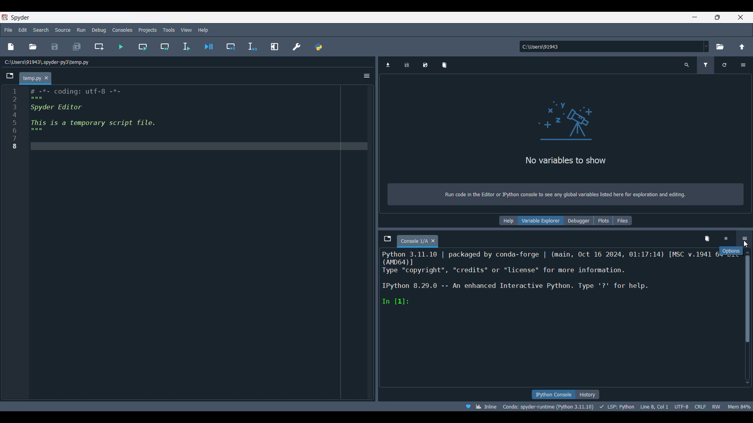 The width and height of the screenshot is (753, 423). I want to click on Input folder location, so click(611, 46).